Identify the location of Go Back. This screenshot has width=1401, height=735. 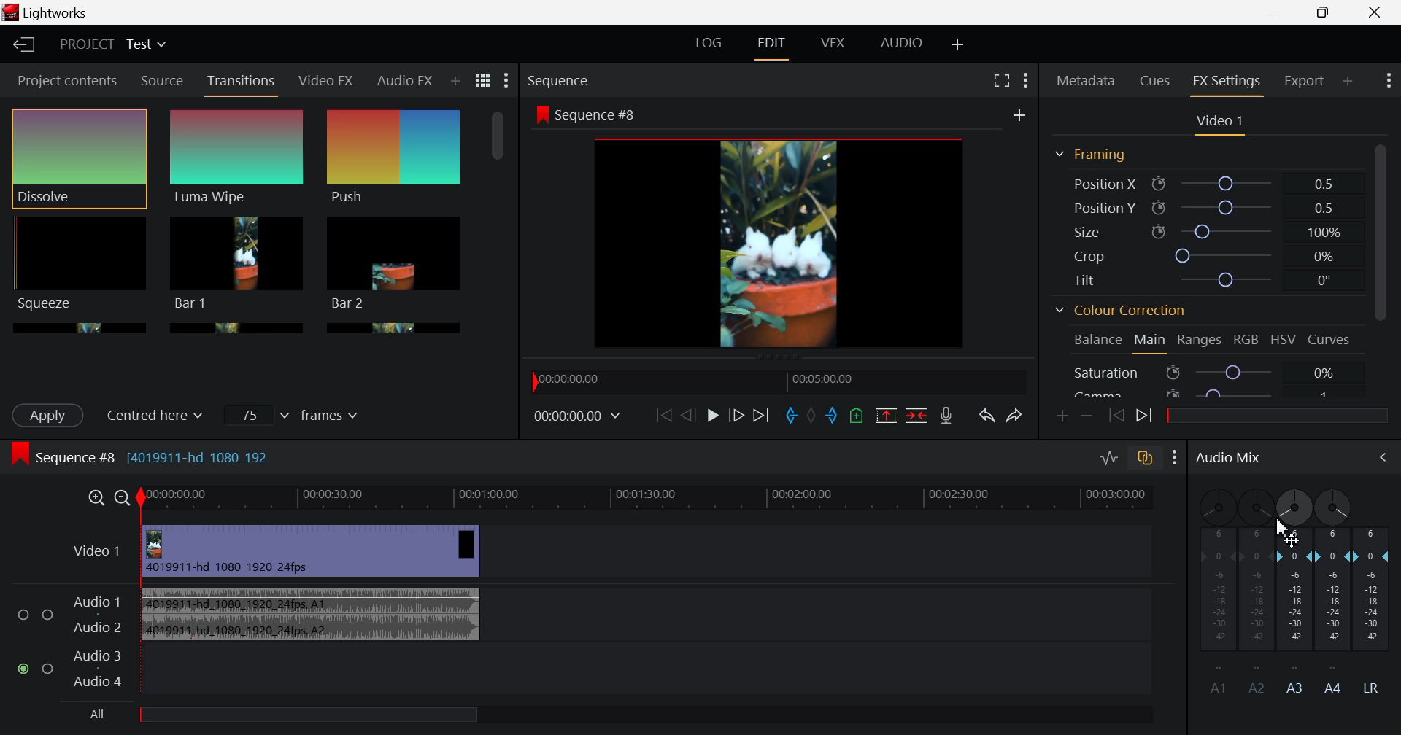
(687, 416).